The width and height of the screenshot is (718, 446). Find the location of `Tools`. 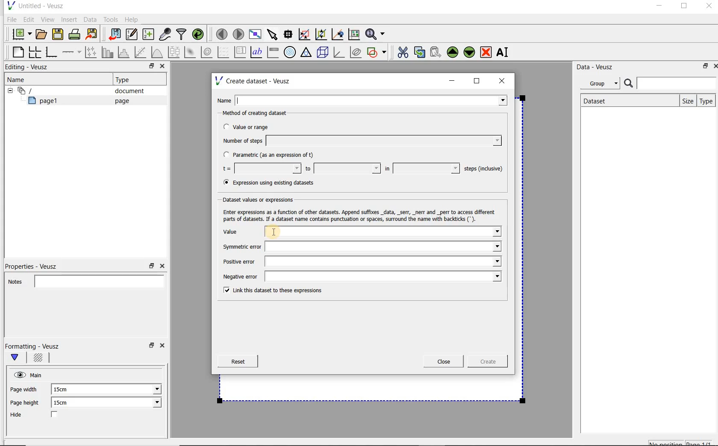

Tools is located at coordinates (110, 20).